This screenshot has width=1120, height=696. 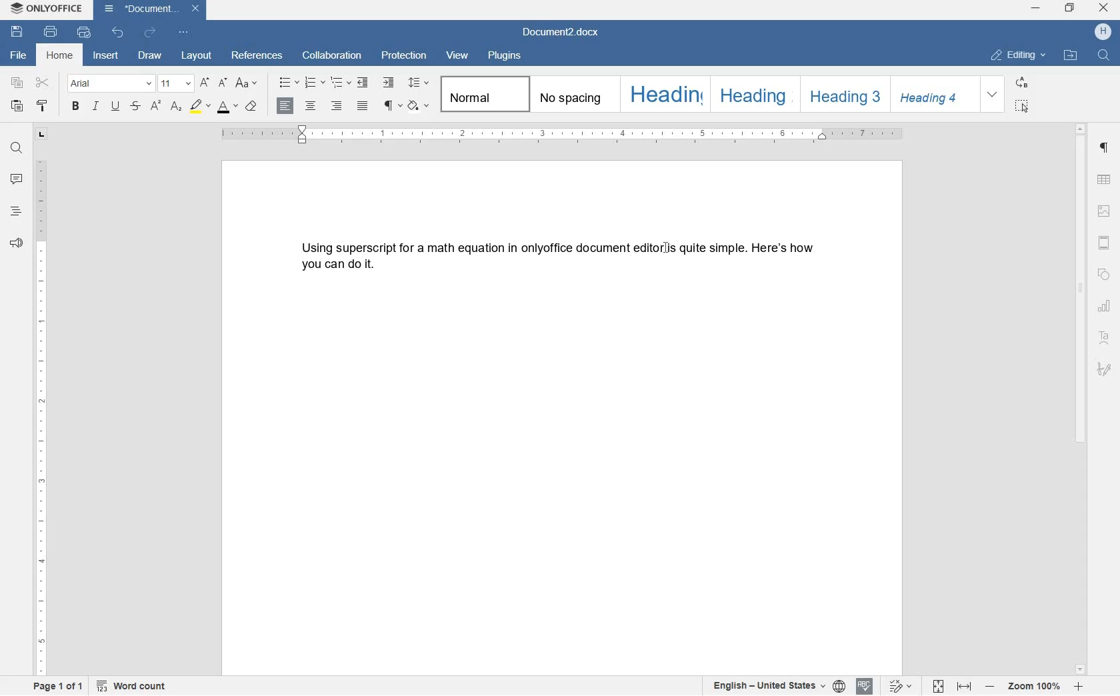 What do you see at coordinates (1105, 180) in the screenshot?
I see `table` at bounding box center [1105, 180].